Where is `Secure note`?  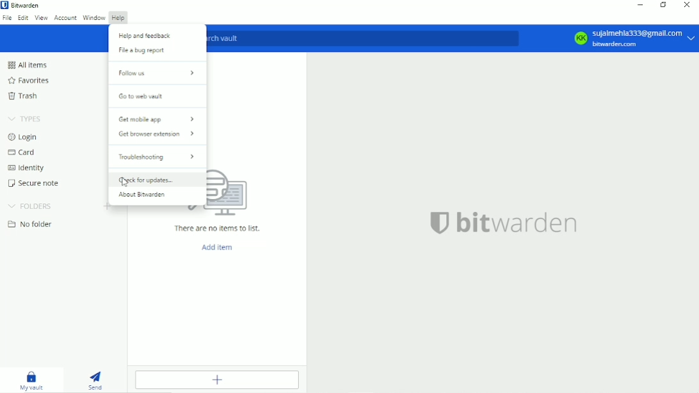 Secure note is located at coordinates (33, 183).